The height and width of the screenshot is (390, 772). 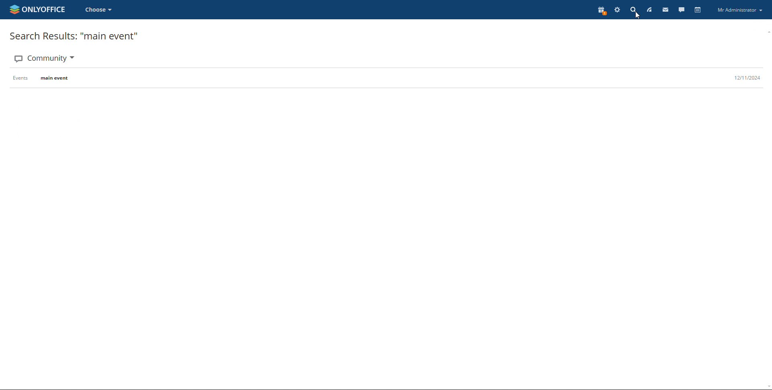 I want to click on present, so click(x=601, y=10).